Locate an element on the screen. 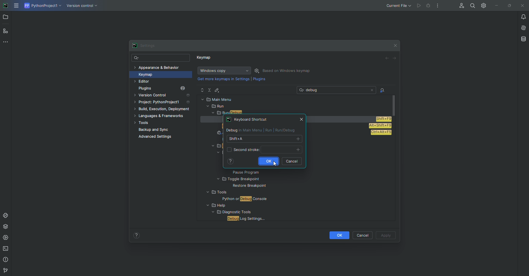  scroll bar is located at coordinates (395, 105).